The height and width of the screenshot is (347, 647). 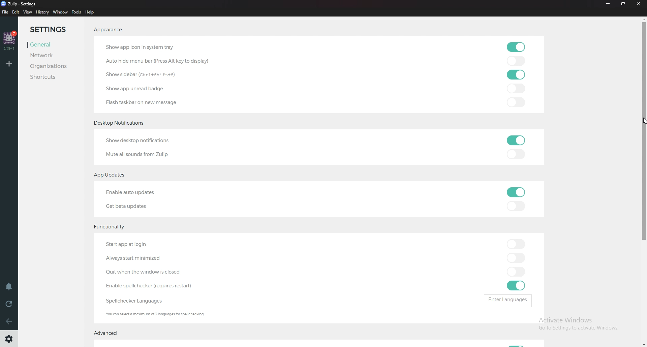 I want to click on Desktop notifications, so click(x=120, y=124).